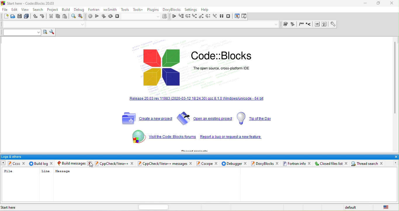 Image resolution: width=399 pixels, height=211 pixels. Describe the element at coordinates (25, 163) in the screenshot. I see `close` at that location.